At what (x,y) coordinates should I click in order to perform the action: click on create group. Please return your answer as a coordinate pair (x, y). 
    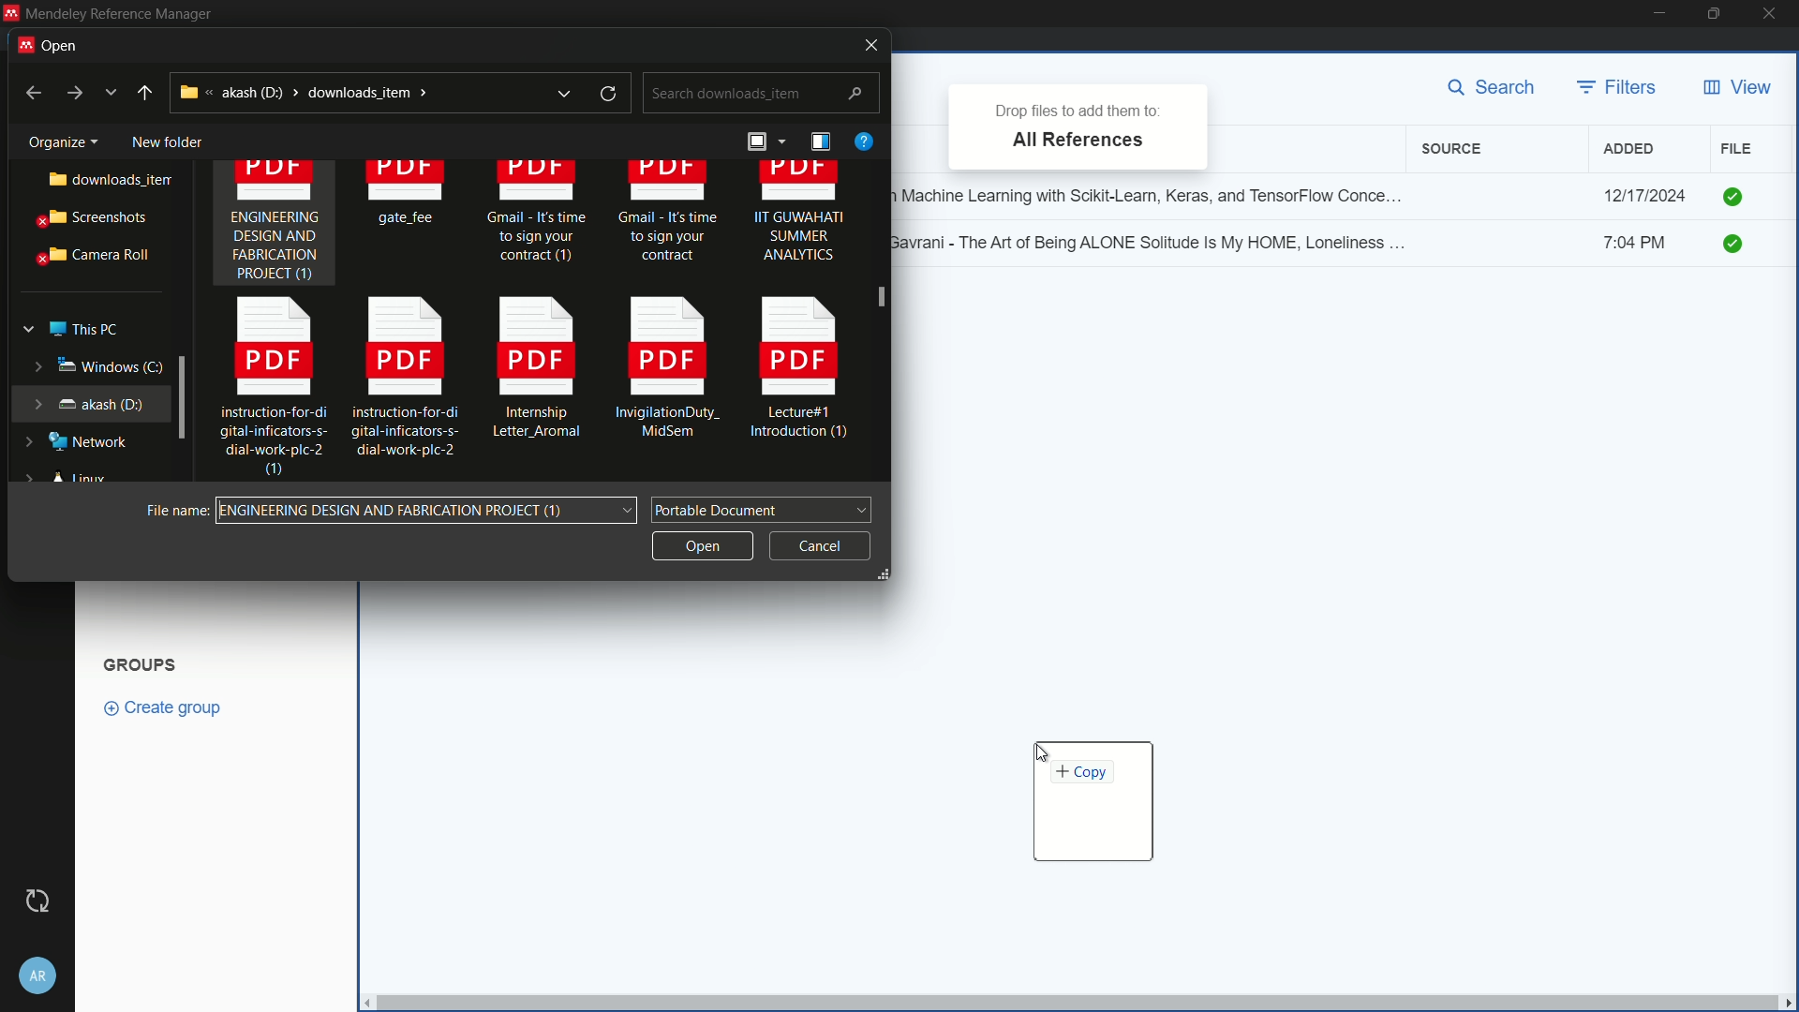
    Looking at the image, I should click on (172, 707).